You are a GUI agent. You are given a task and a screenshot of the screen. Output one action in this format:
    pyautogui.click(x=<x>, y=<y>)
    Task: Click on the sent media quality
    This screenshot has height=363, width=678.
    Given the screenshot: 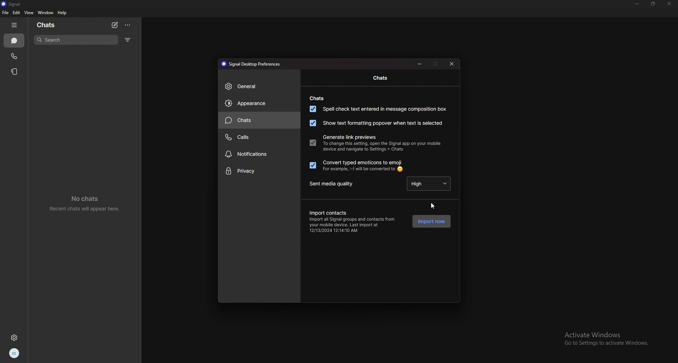 What is the action you would take?
    pyautogui.click(x=335, y=184)
    